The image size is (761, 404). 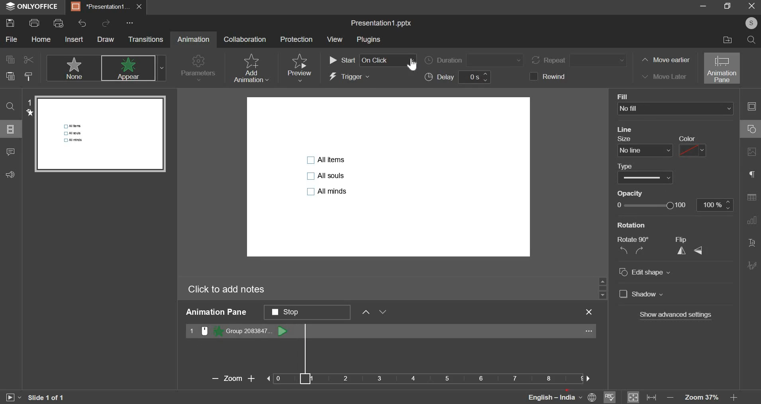 What do you see at coordinates (748, 8) in the screenshot?
I see `exit` at bounding box center [748, 8].